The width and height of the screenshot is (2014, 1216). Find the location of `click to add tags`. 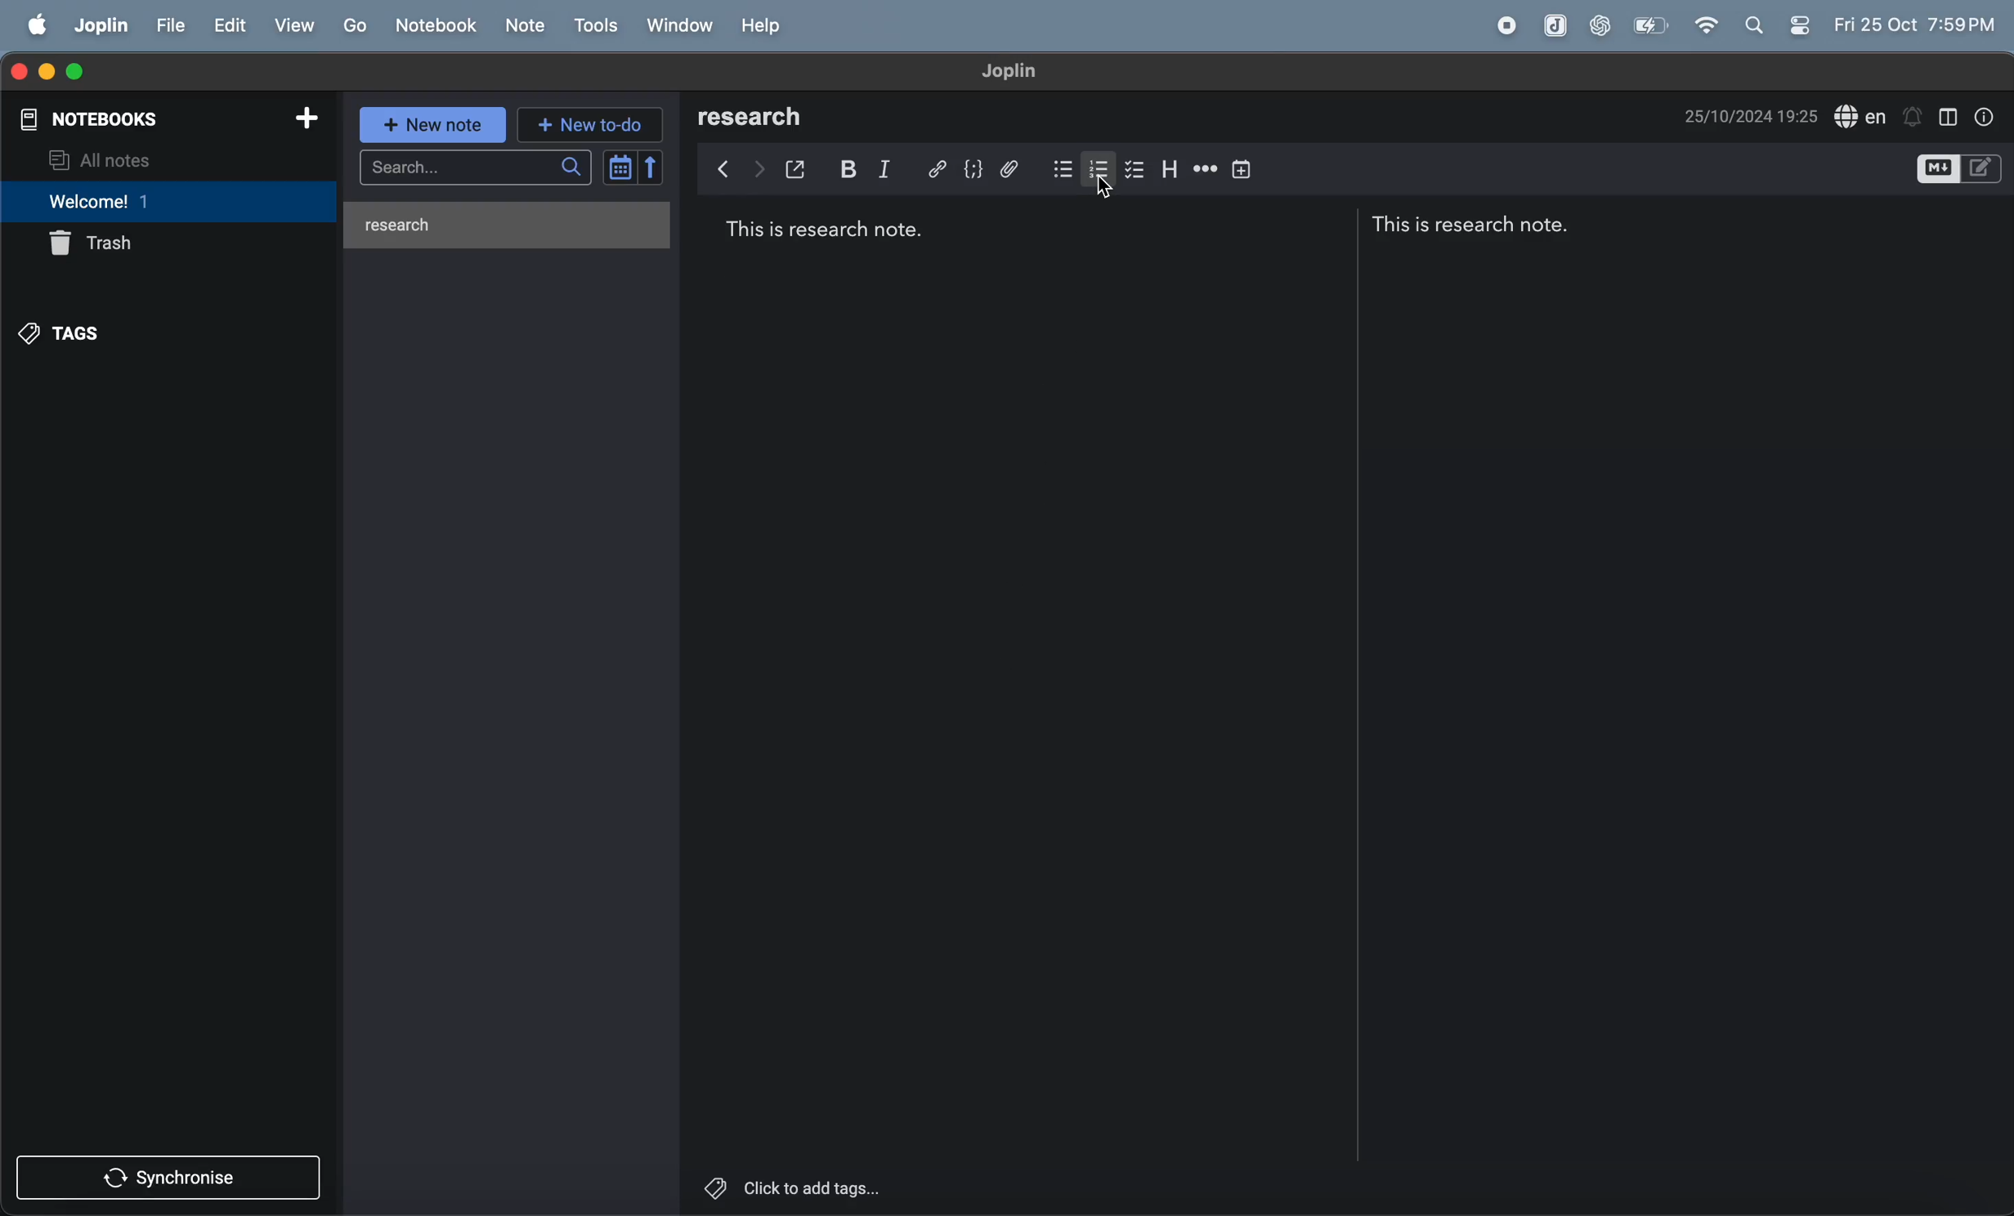

click to add tags is located at coordinates (820, 1189).